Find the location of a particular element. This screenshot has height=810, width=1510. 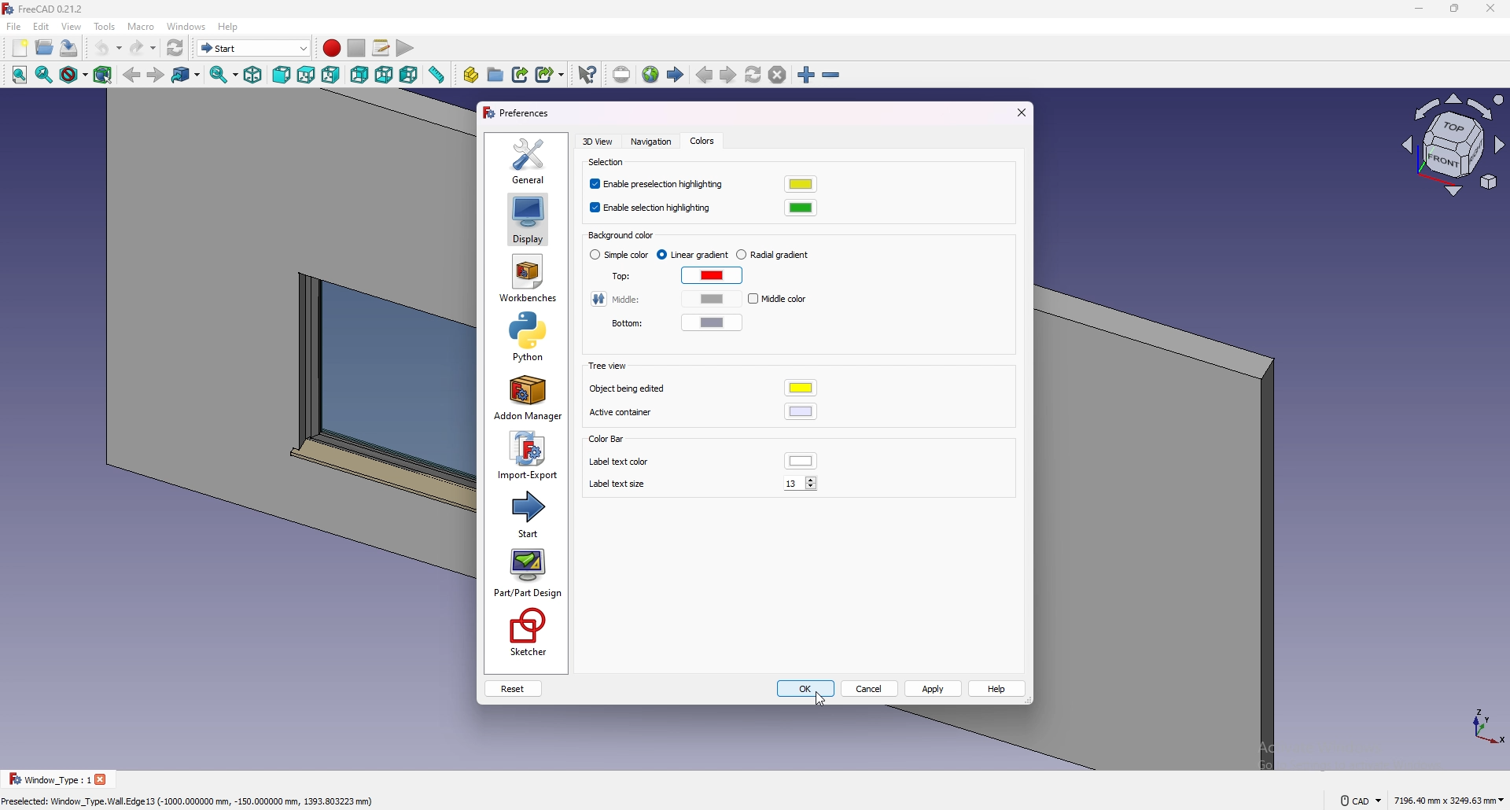

selection is located at coordinates (609, 163).